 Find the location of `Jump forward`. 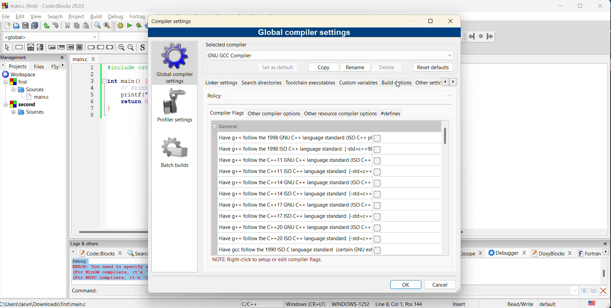

Jump forward is located at coordinates (489, 37).